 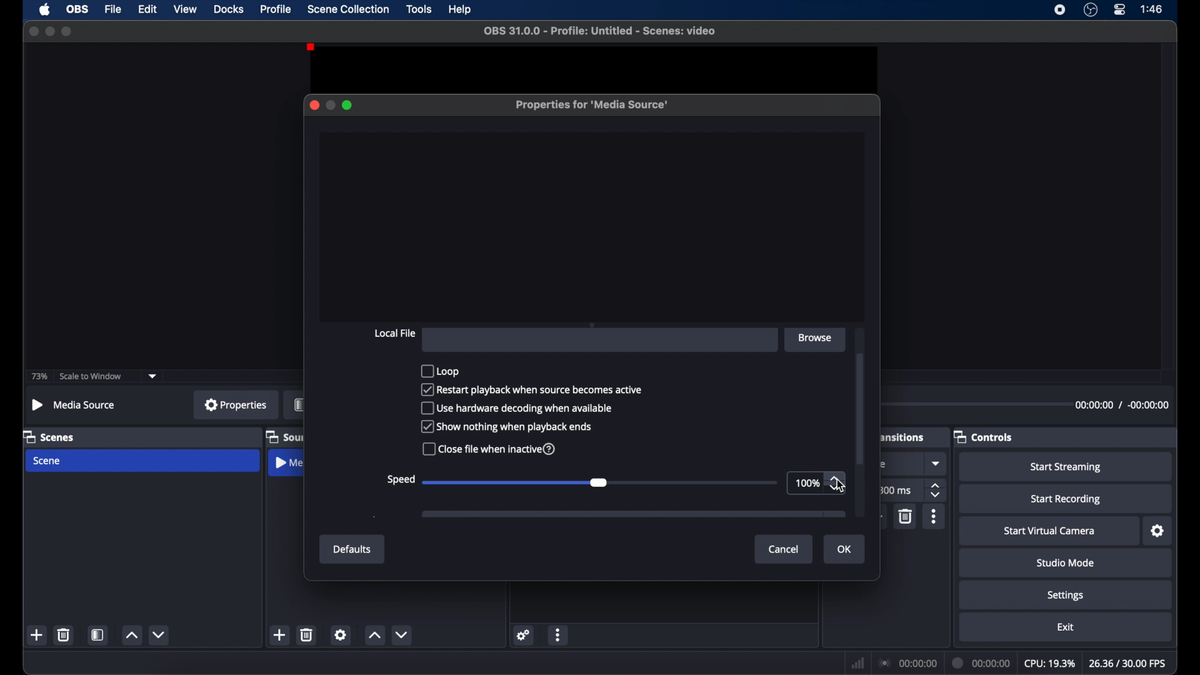 What do you see at coordinates (1158, 531) in the screenshot?
I see `settings` at bounding box center [1158, 531].